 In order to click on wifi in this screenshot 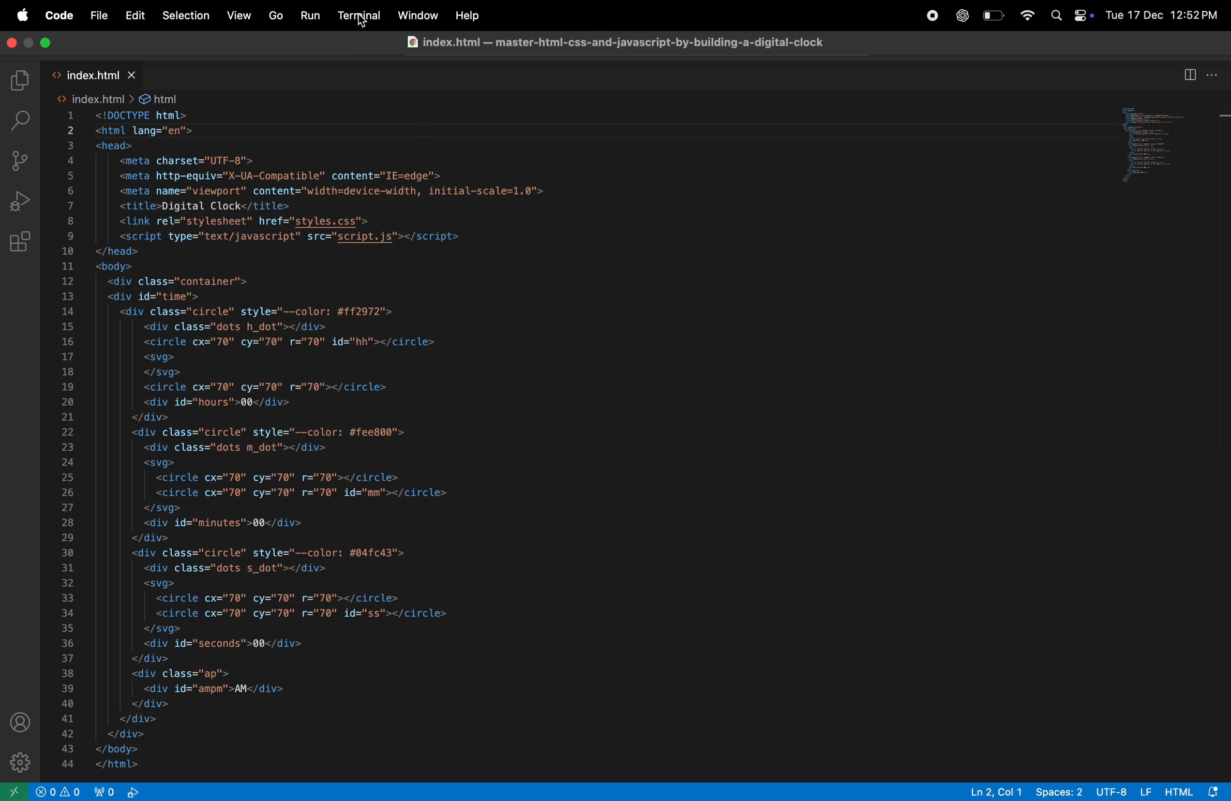, I will do `click(1028, 17)`.